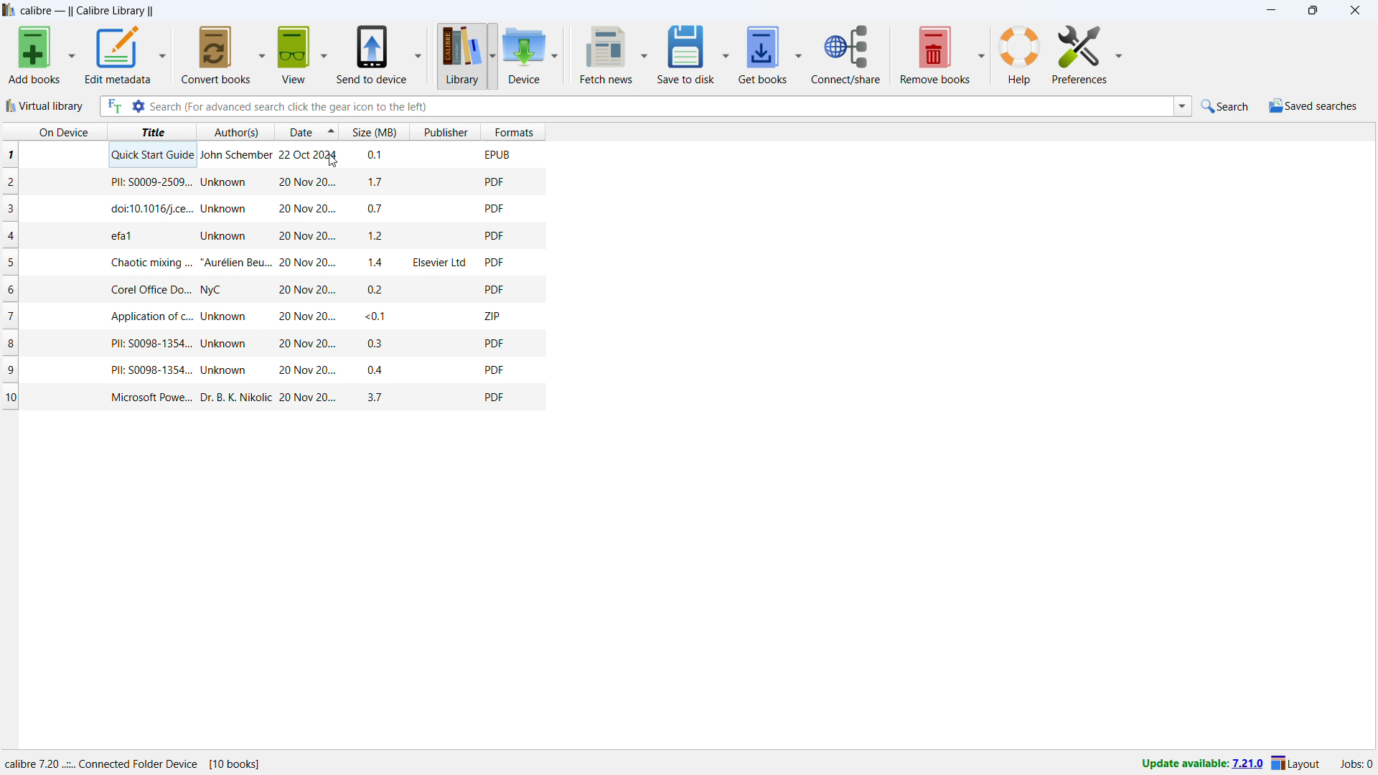  Describe the element at coordinates (46, 106) in the screenshot. I see `virtual library` at that location.